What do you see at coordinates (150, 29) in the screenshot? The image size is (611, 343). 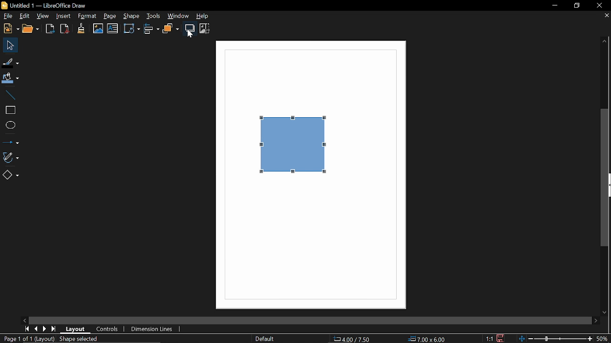 I see `Align` at bounding box center [150, 29].